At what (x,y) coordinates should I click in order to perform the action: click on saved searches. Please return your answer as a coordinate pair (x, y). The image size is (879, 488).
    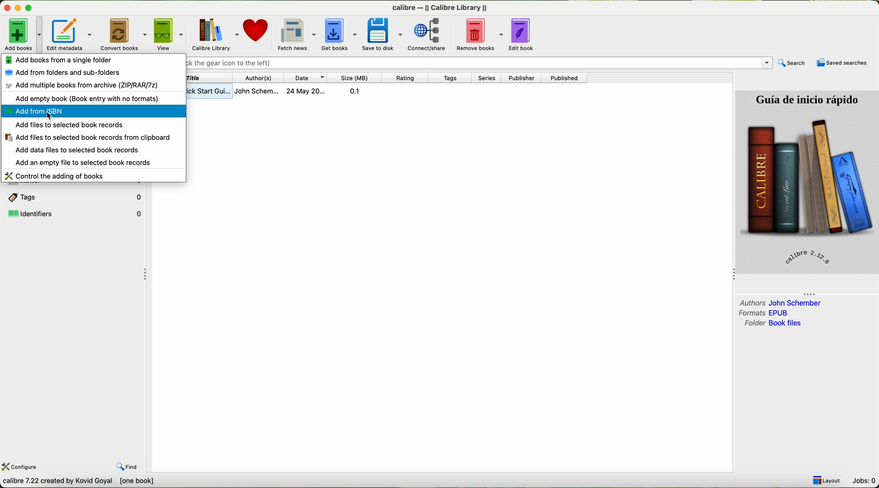
    Looking at the image, I should click on (841, 64).